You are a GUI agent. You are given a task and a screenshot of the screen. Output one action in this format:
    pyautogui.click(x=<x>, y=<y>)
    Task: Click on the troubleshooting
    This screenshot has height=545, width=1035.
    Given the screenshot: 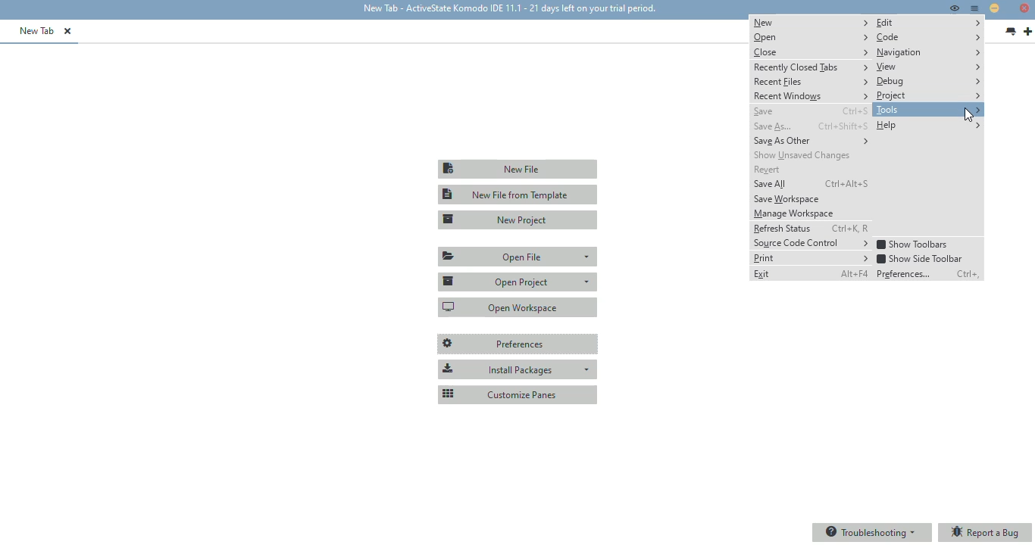 What is the action you would take?
    pyautogui.click(x=871, y=532)
    